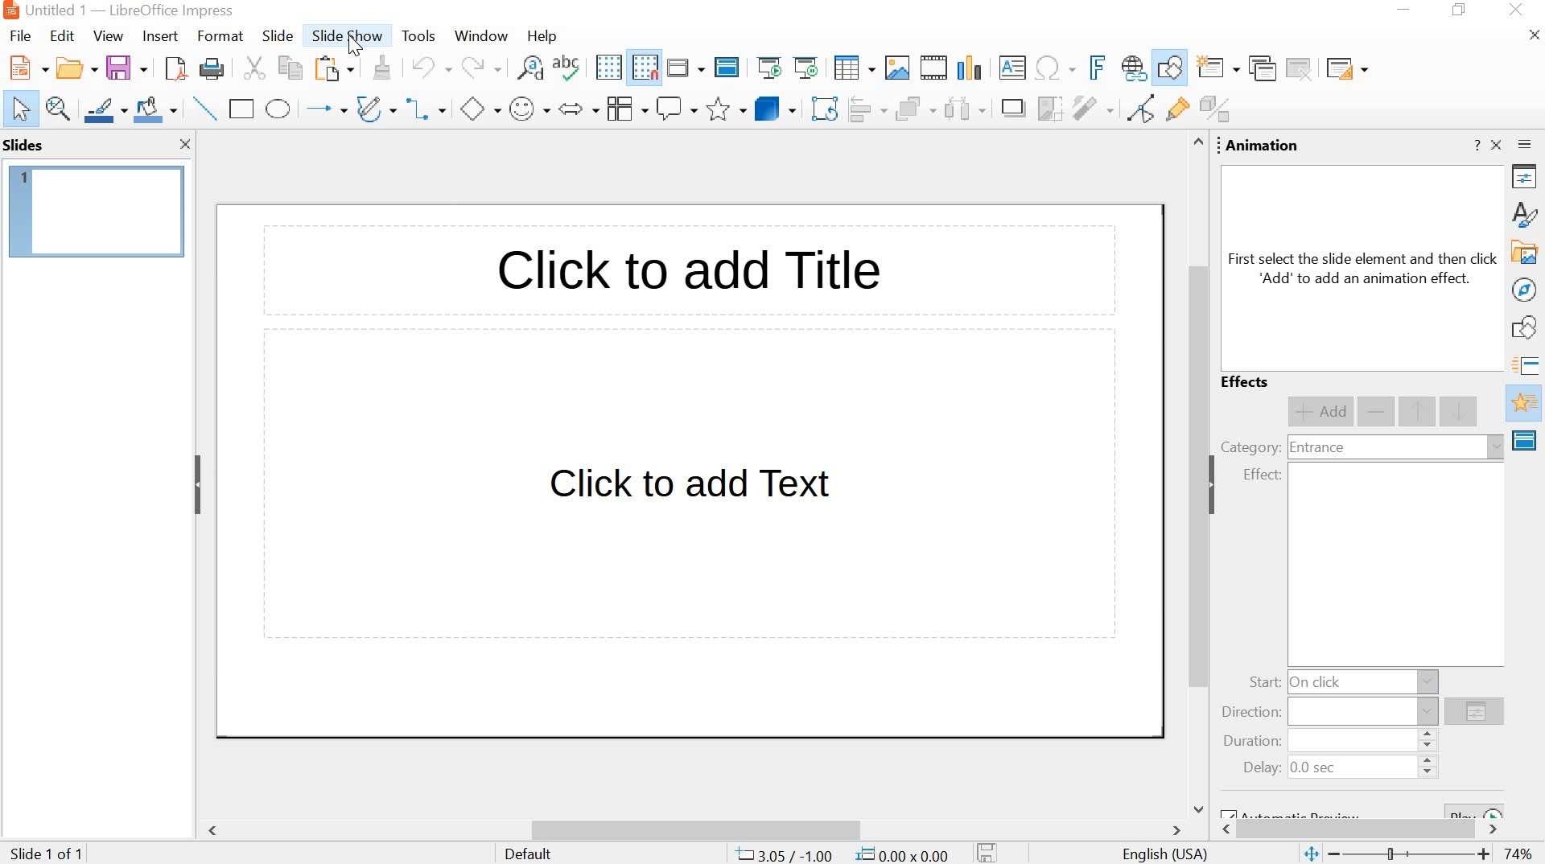  What do you see at coordinates (418, 37) in the screenshot?
I see `tools menu` at bounding box center [418, 37].